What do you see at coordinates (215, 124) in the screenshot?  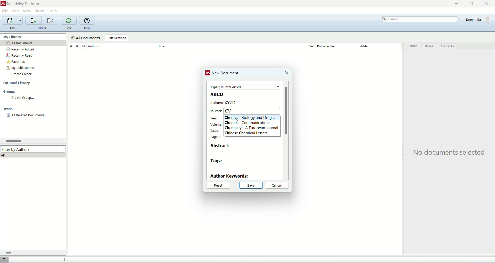 I see `volume` at bounding box center [215, 124].